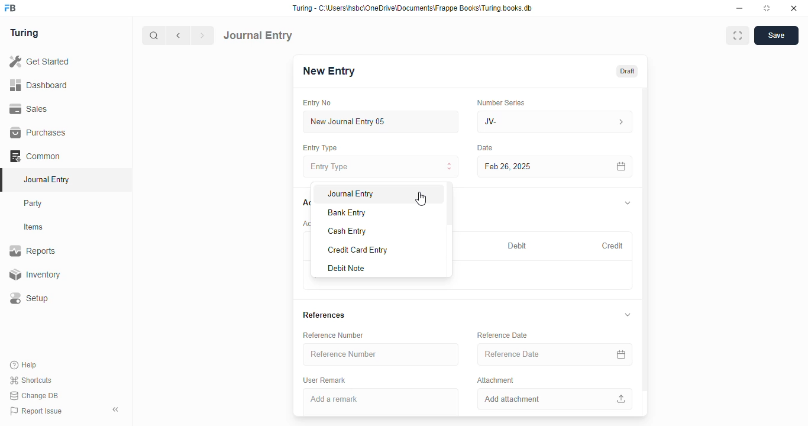  Describe the element at coordinates (382, 166) in the screenshot. I see `entry type` at that location.